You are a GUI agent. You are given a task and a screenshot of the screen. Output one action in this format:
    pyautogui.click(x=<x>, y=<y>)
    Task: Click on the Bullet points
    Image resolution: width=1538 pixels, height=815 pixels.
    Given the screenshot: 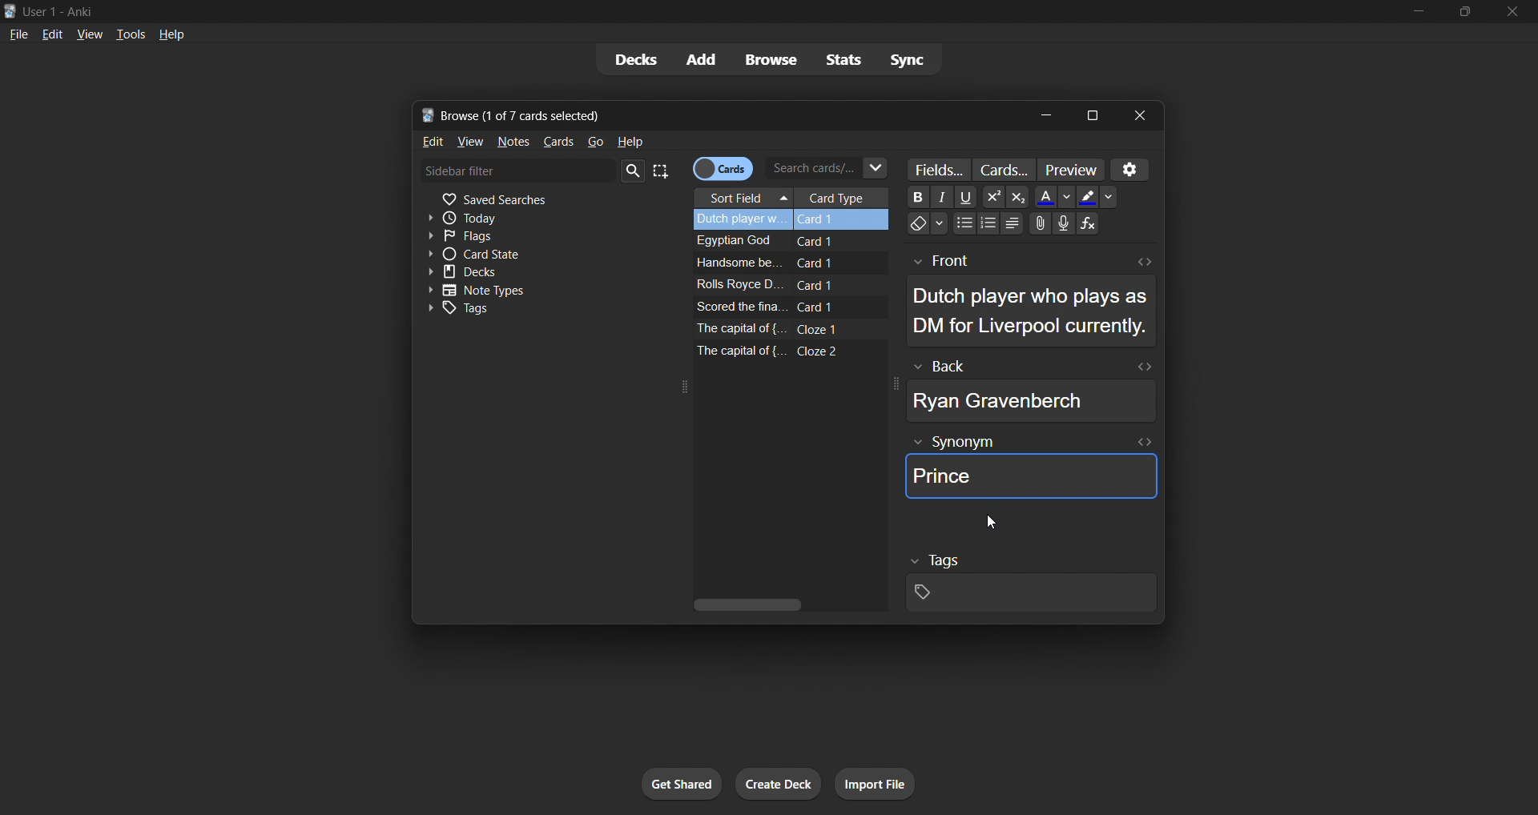 What is the action you would take?
    pyautogui.click(x=964, y=224)
    